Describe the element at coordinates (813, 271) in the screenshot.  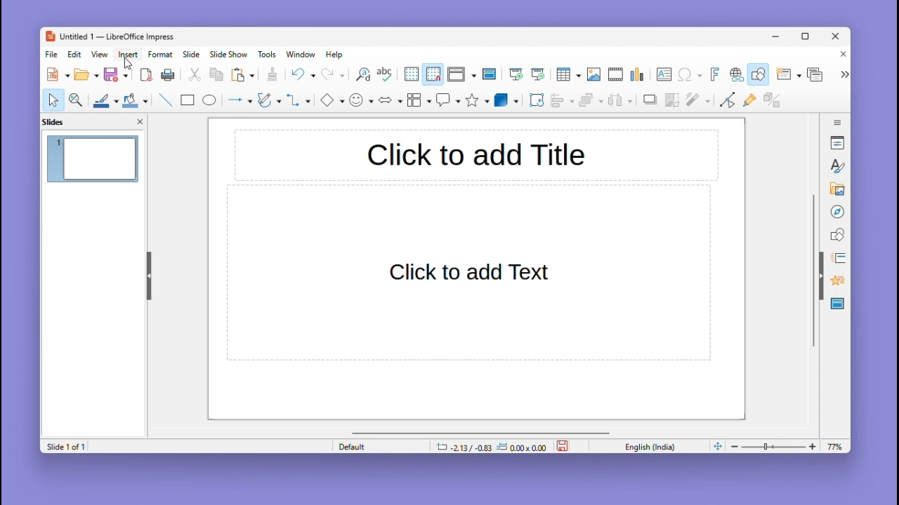
I see `Vertical scroll bar` at that location.